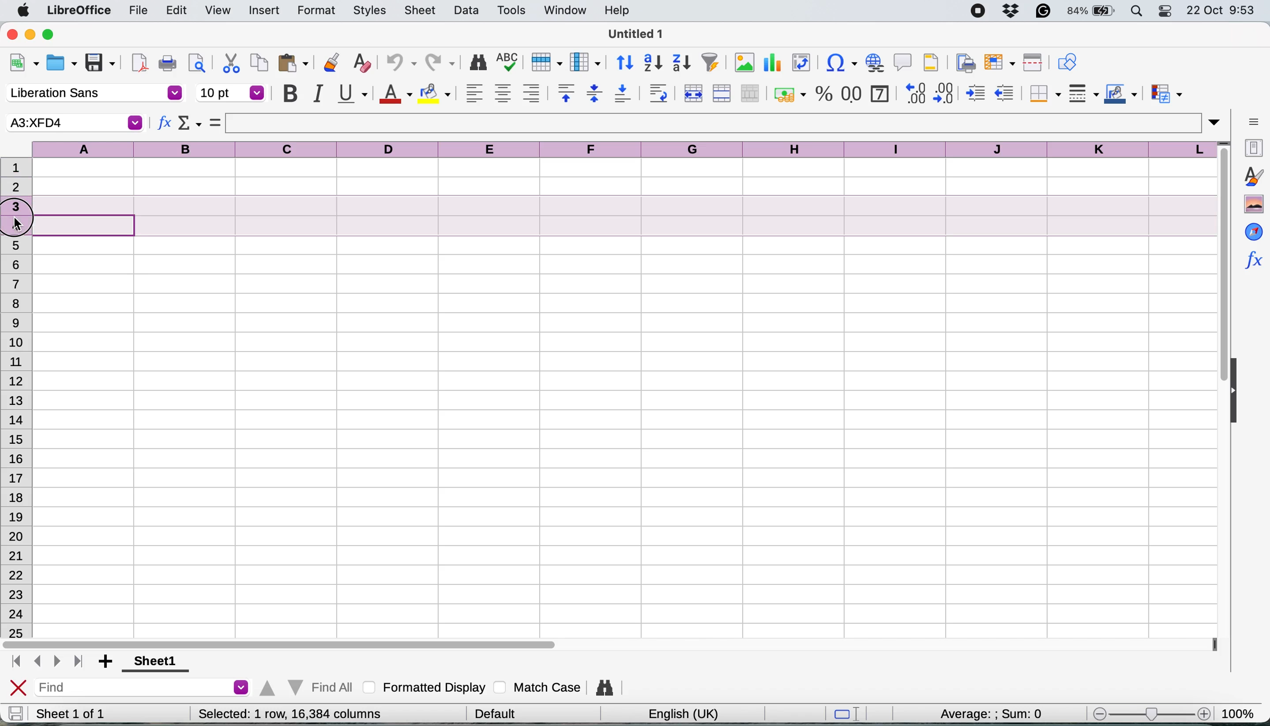  Describe the element at coordinates (421, 10) in the screenshot. I see `sheet` at that location.